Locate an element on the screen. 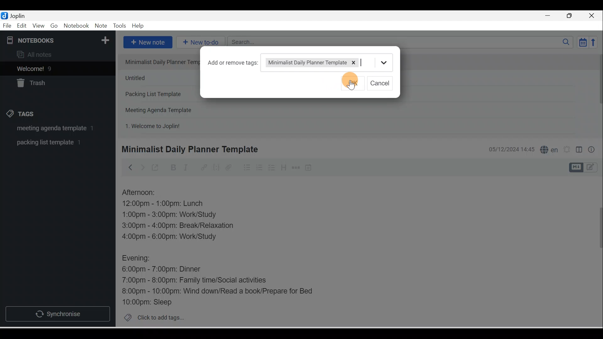 This screenshot has height=339, width=603. Click to add tags is located at coordinates (151, 317).